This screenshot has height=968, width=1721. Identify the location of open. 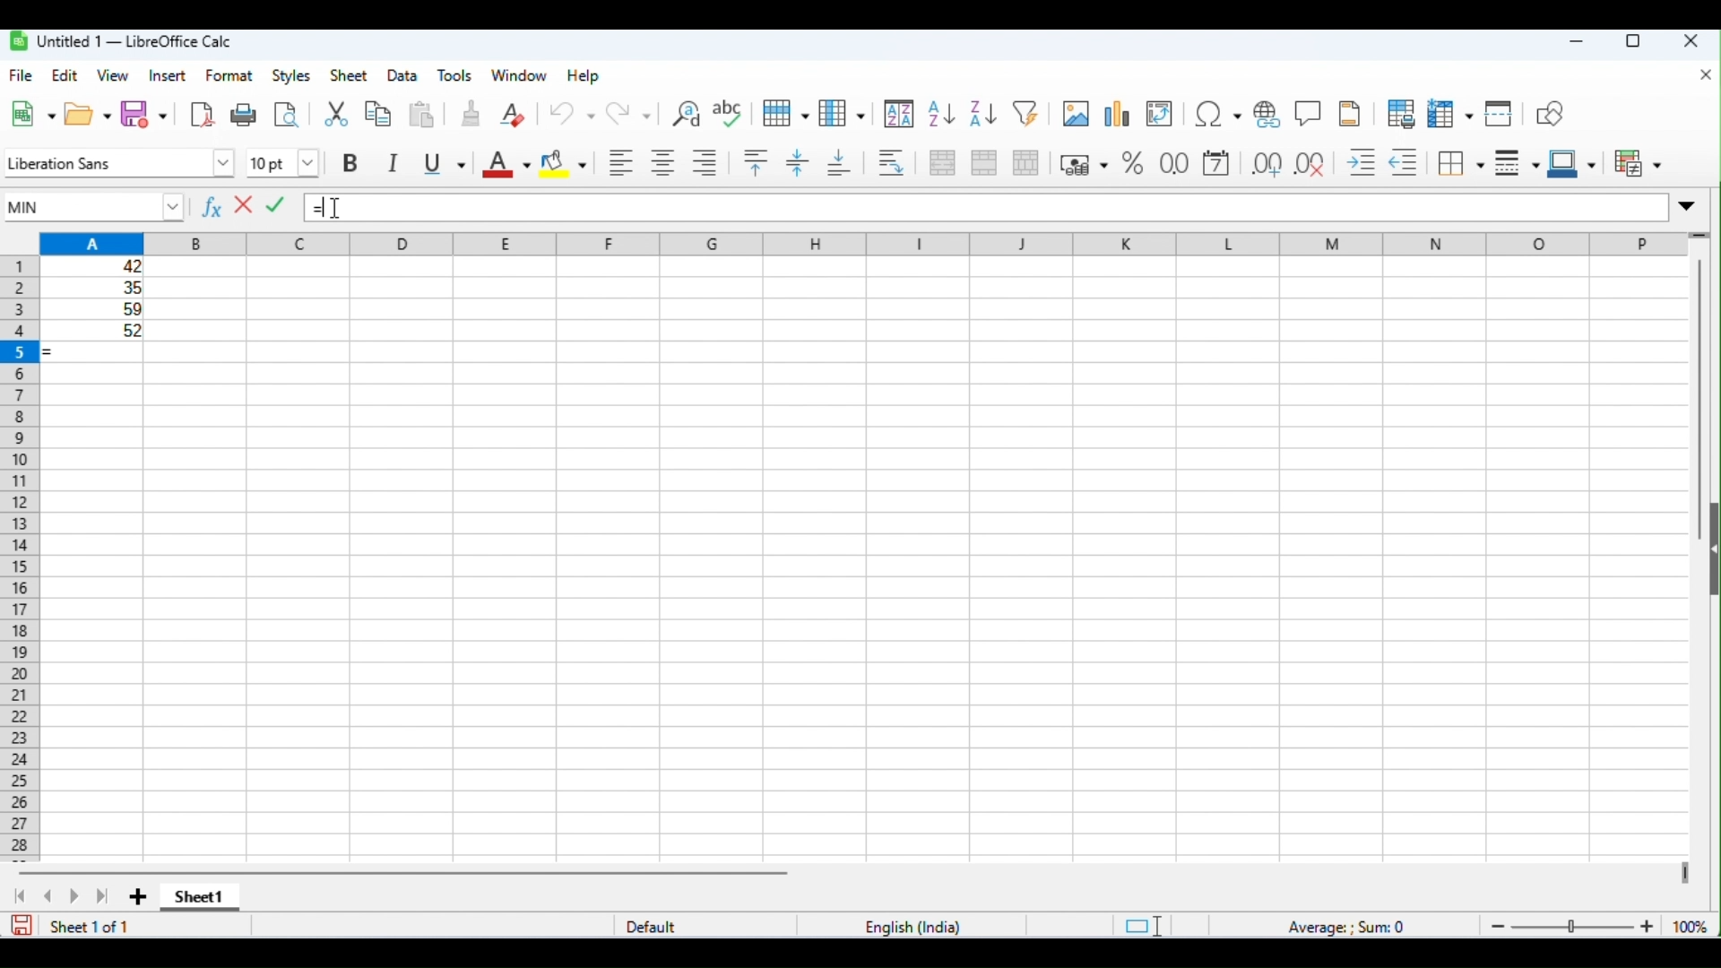
(87, 115).